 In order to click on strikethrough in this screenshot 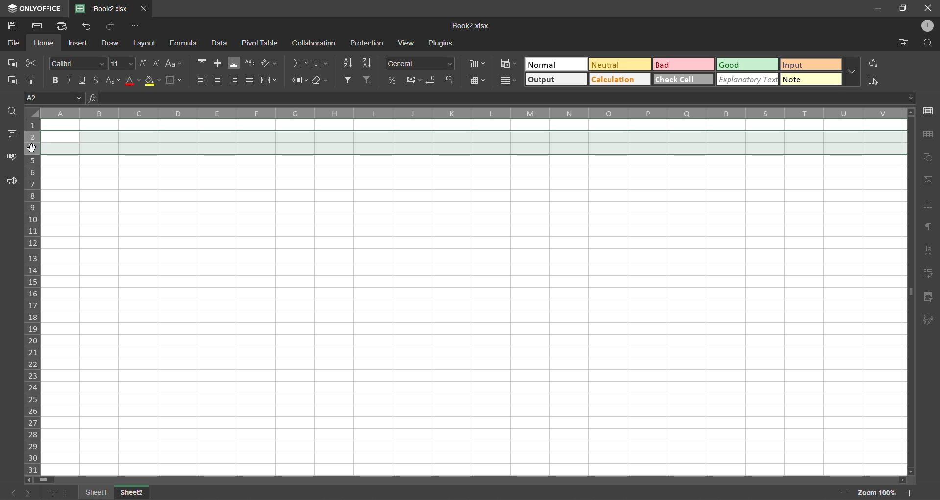, I will do `click(96, 79)`.